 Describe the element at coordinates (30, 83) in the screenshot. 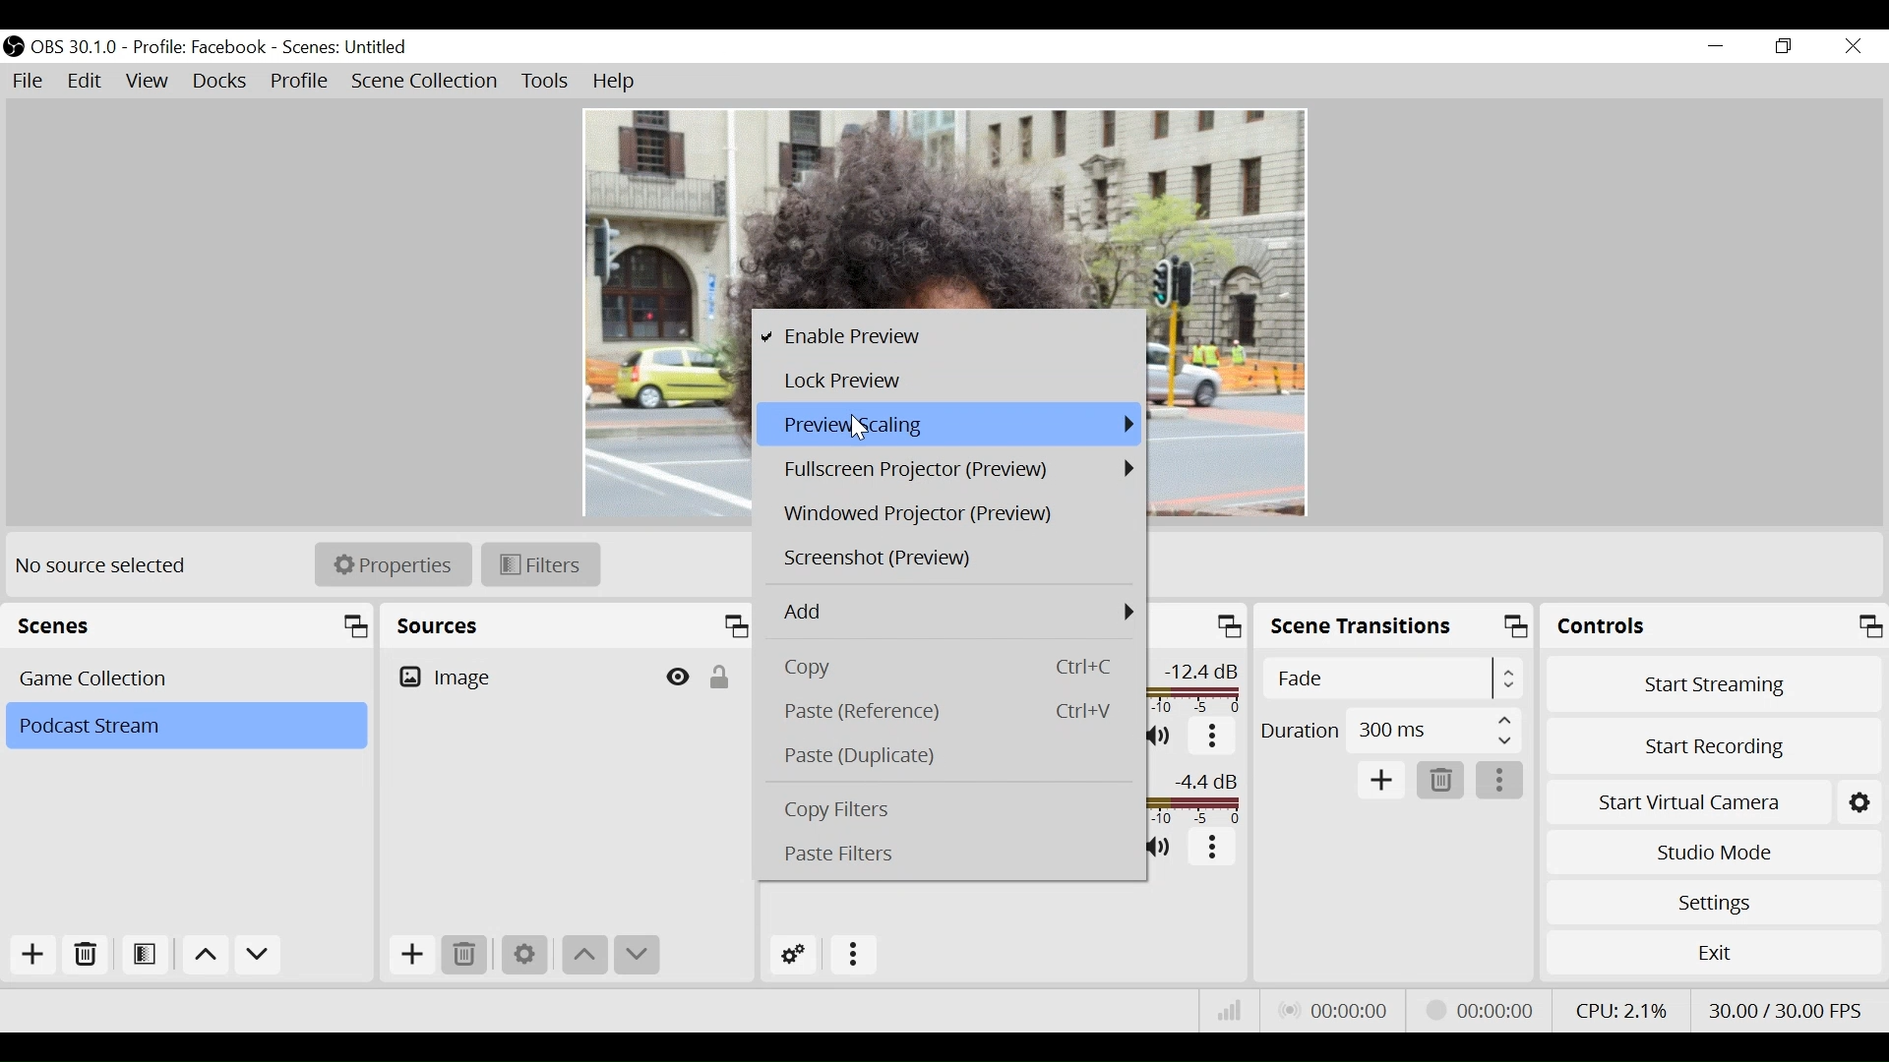

I see `File` at that location.